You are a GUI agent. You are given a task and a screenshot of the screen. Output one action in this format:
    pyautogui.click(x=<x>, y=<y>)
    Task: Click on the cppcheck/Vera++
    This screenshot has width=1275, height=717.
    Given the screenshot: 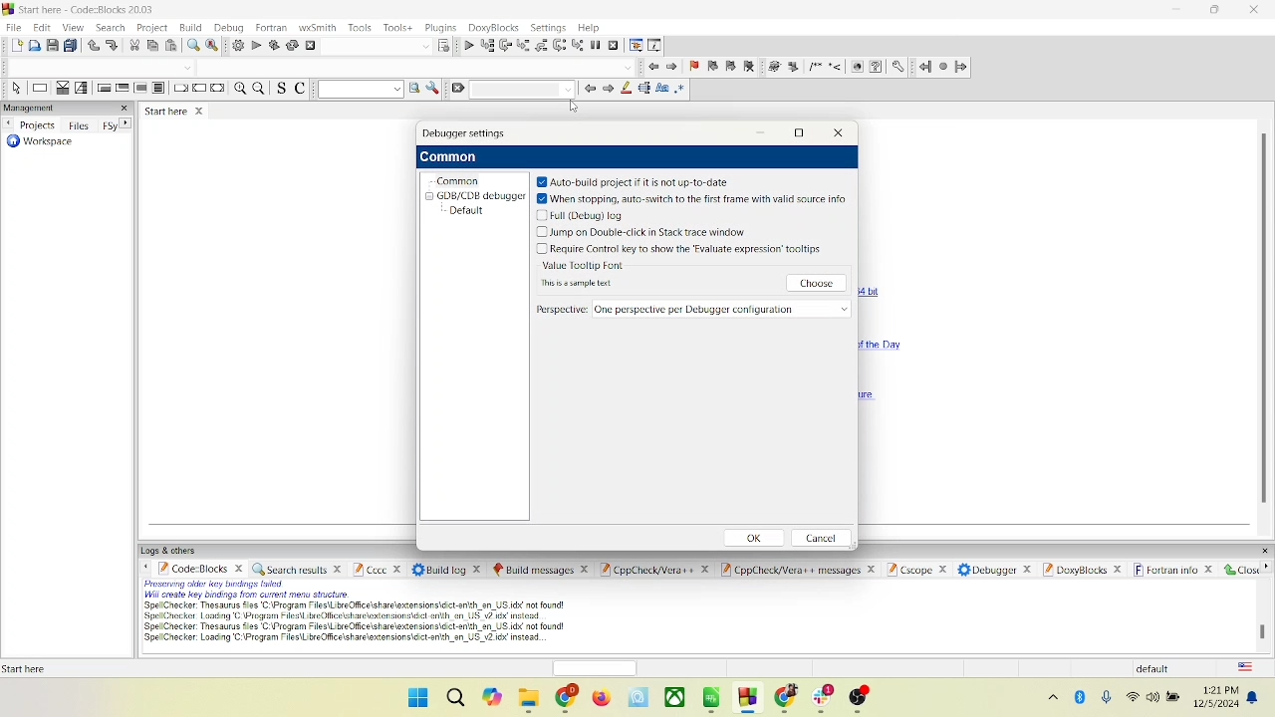 What is the action you would take?
    pyautogui.click(x=657, y=571)
    